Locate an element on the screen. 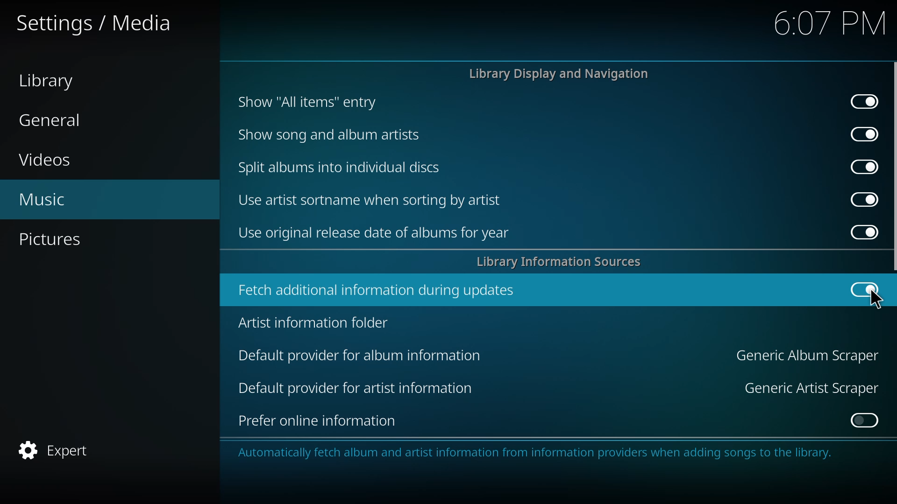  Generic Artist Scraper is located at coordinates (801, 392).